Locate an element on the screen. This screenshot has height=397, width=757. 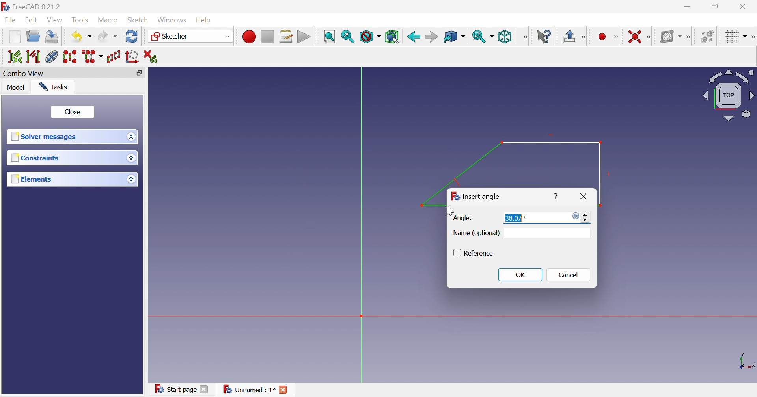
FreeCAD icon is located at coordinates (454, 197).